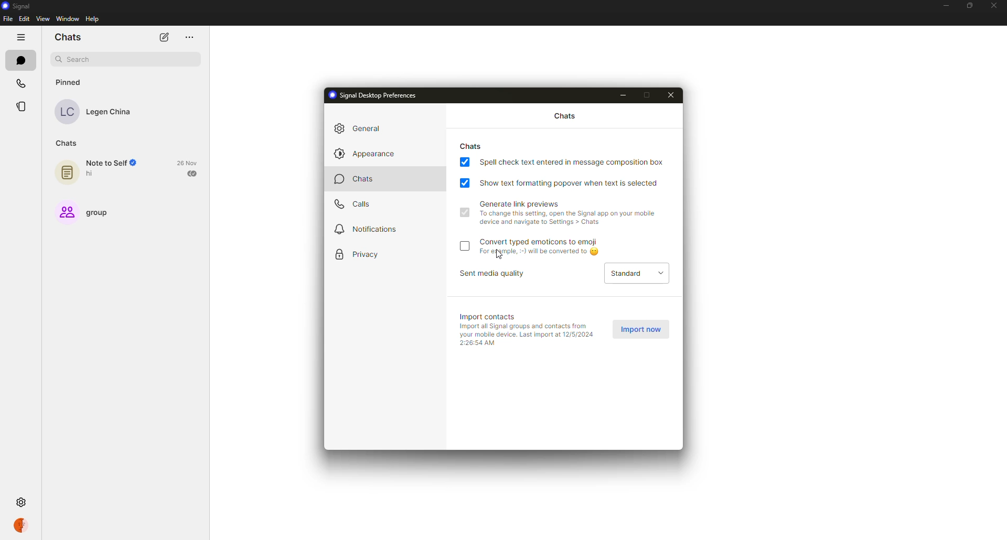 This screenshot has height=540, width=1007. I want to click on edit, so click(24, 18).